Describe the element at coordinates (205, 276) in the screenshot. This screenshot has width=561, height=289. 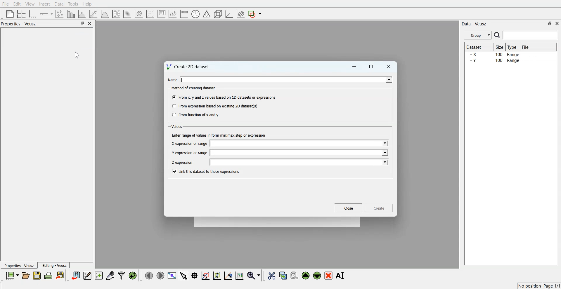
I see `Draw a rectangle to zoom graph axes` at that location.